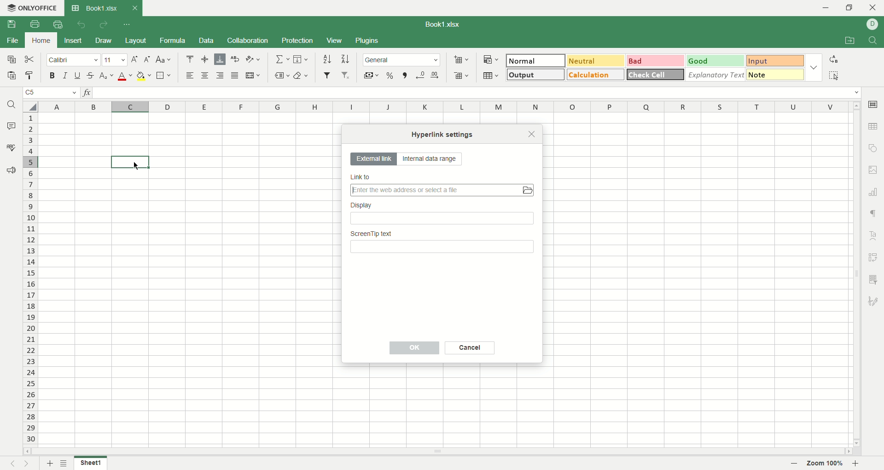 This screenshot has height=470, width=884. I want to click on protection, so click(298, 40).